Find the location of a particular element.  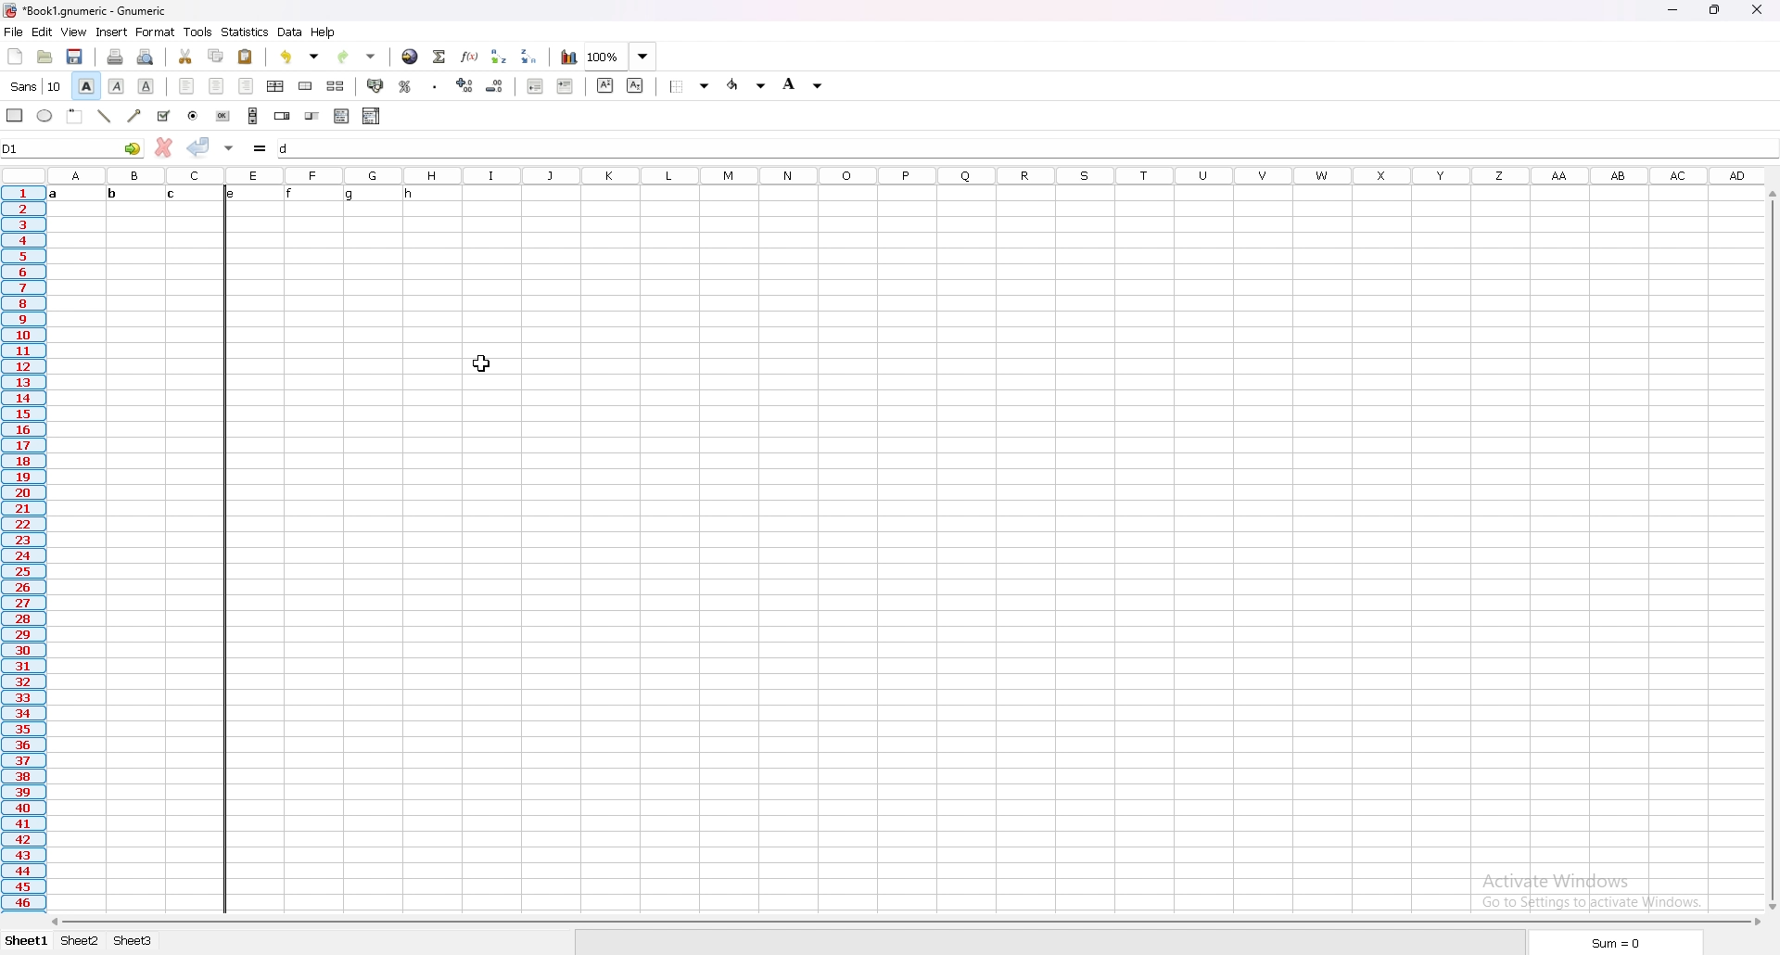

function is located at coordinates (469, 57).